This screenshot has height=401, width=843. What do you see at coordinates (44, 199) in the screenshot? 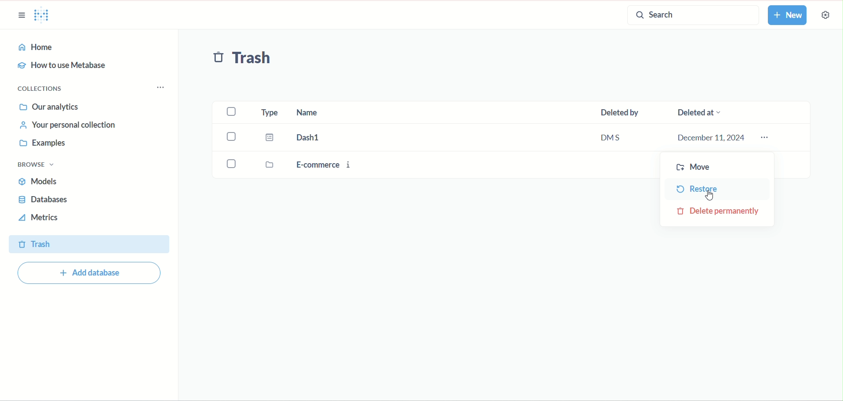
I see `database` at bounding box center [44, 199].